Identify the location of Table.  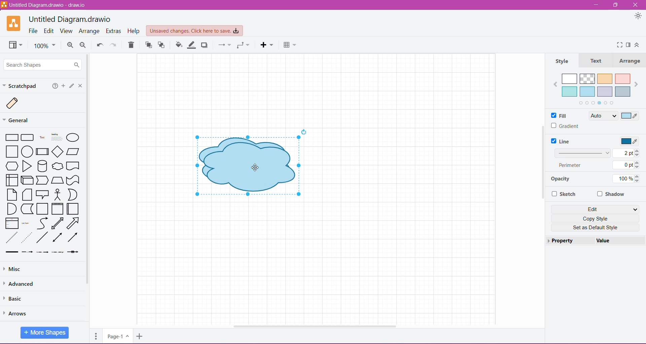
(290, 45).